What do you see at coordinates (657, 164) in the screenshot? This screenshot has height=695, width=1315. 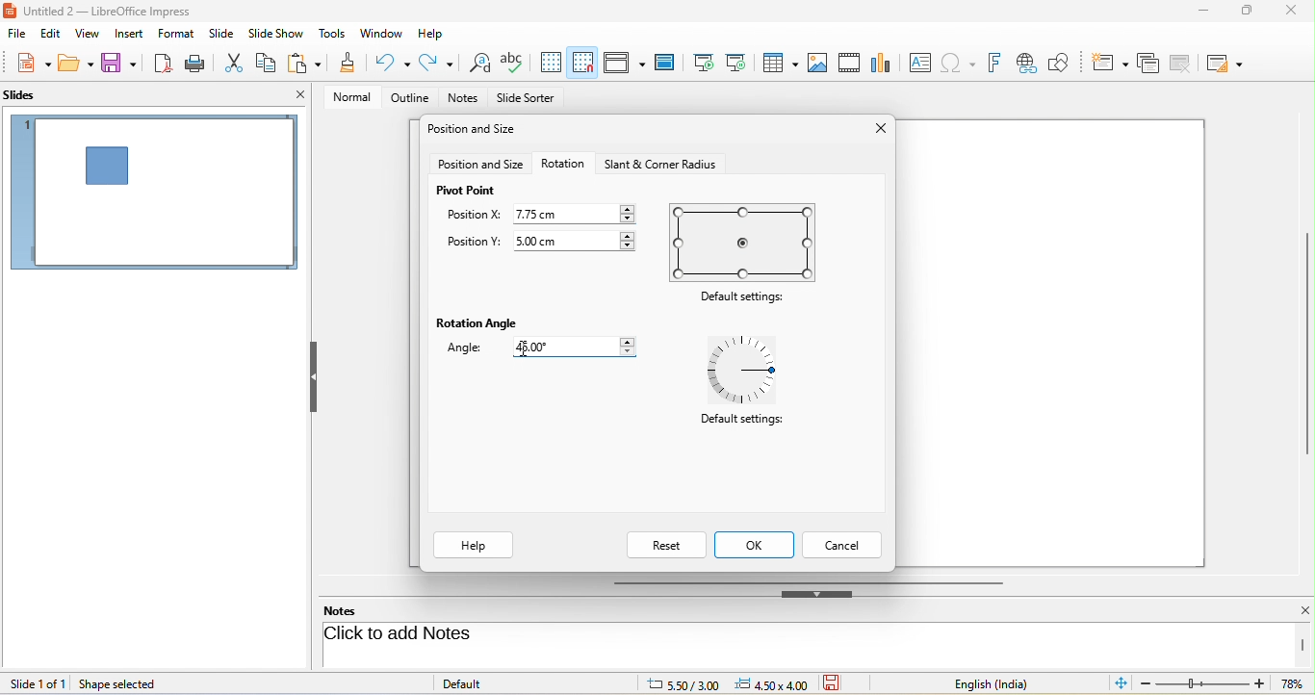 I see `slant and corner radius` at bounding box center [657, 164].